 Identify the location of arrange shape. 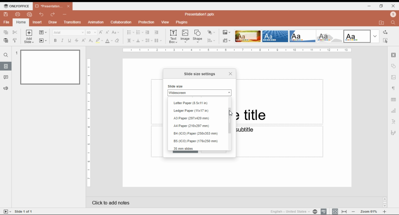
(211, 32).